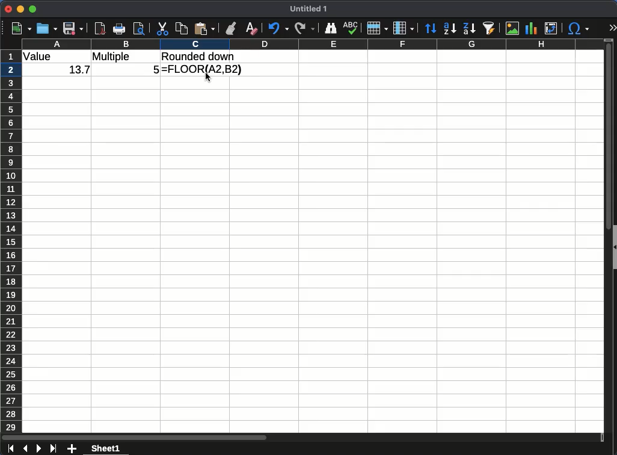 The width and height of the screenshot is (617, 455). What do you see at coordinates (34, 9) in the screenshot?
I see `maximize` at bounding box center [34, 9].